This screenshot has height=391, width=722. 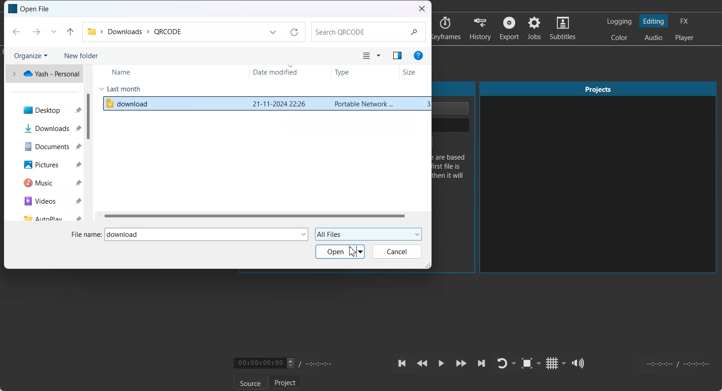 I want to click on Play Quickly backward, so click(x=422, y=363).